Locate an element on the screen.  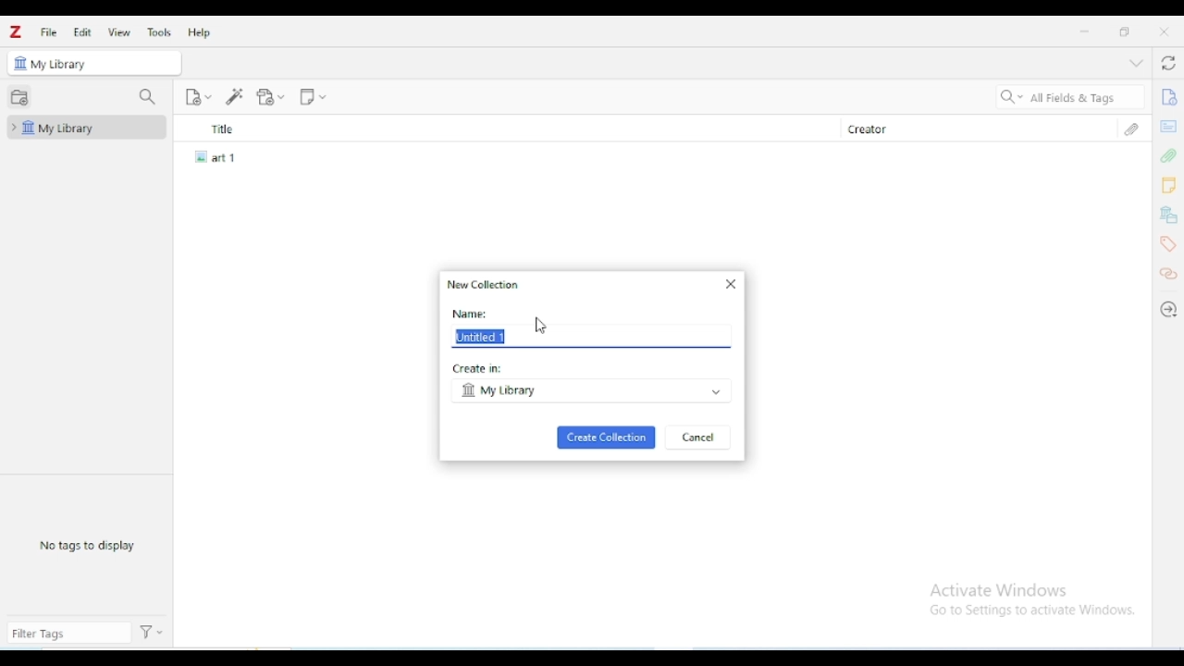
cursor is located at coordinates (543, 325).